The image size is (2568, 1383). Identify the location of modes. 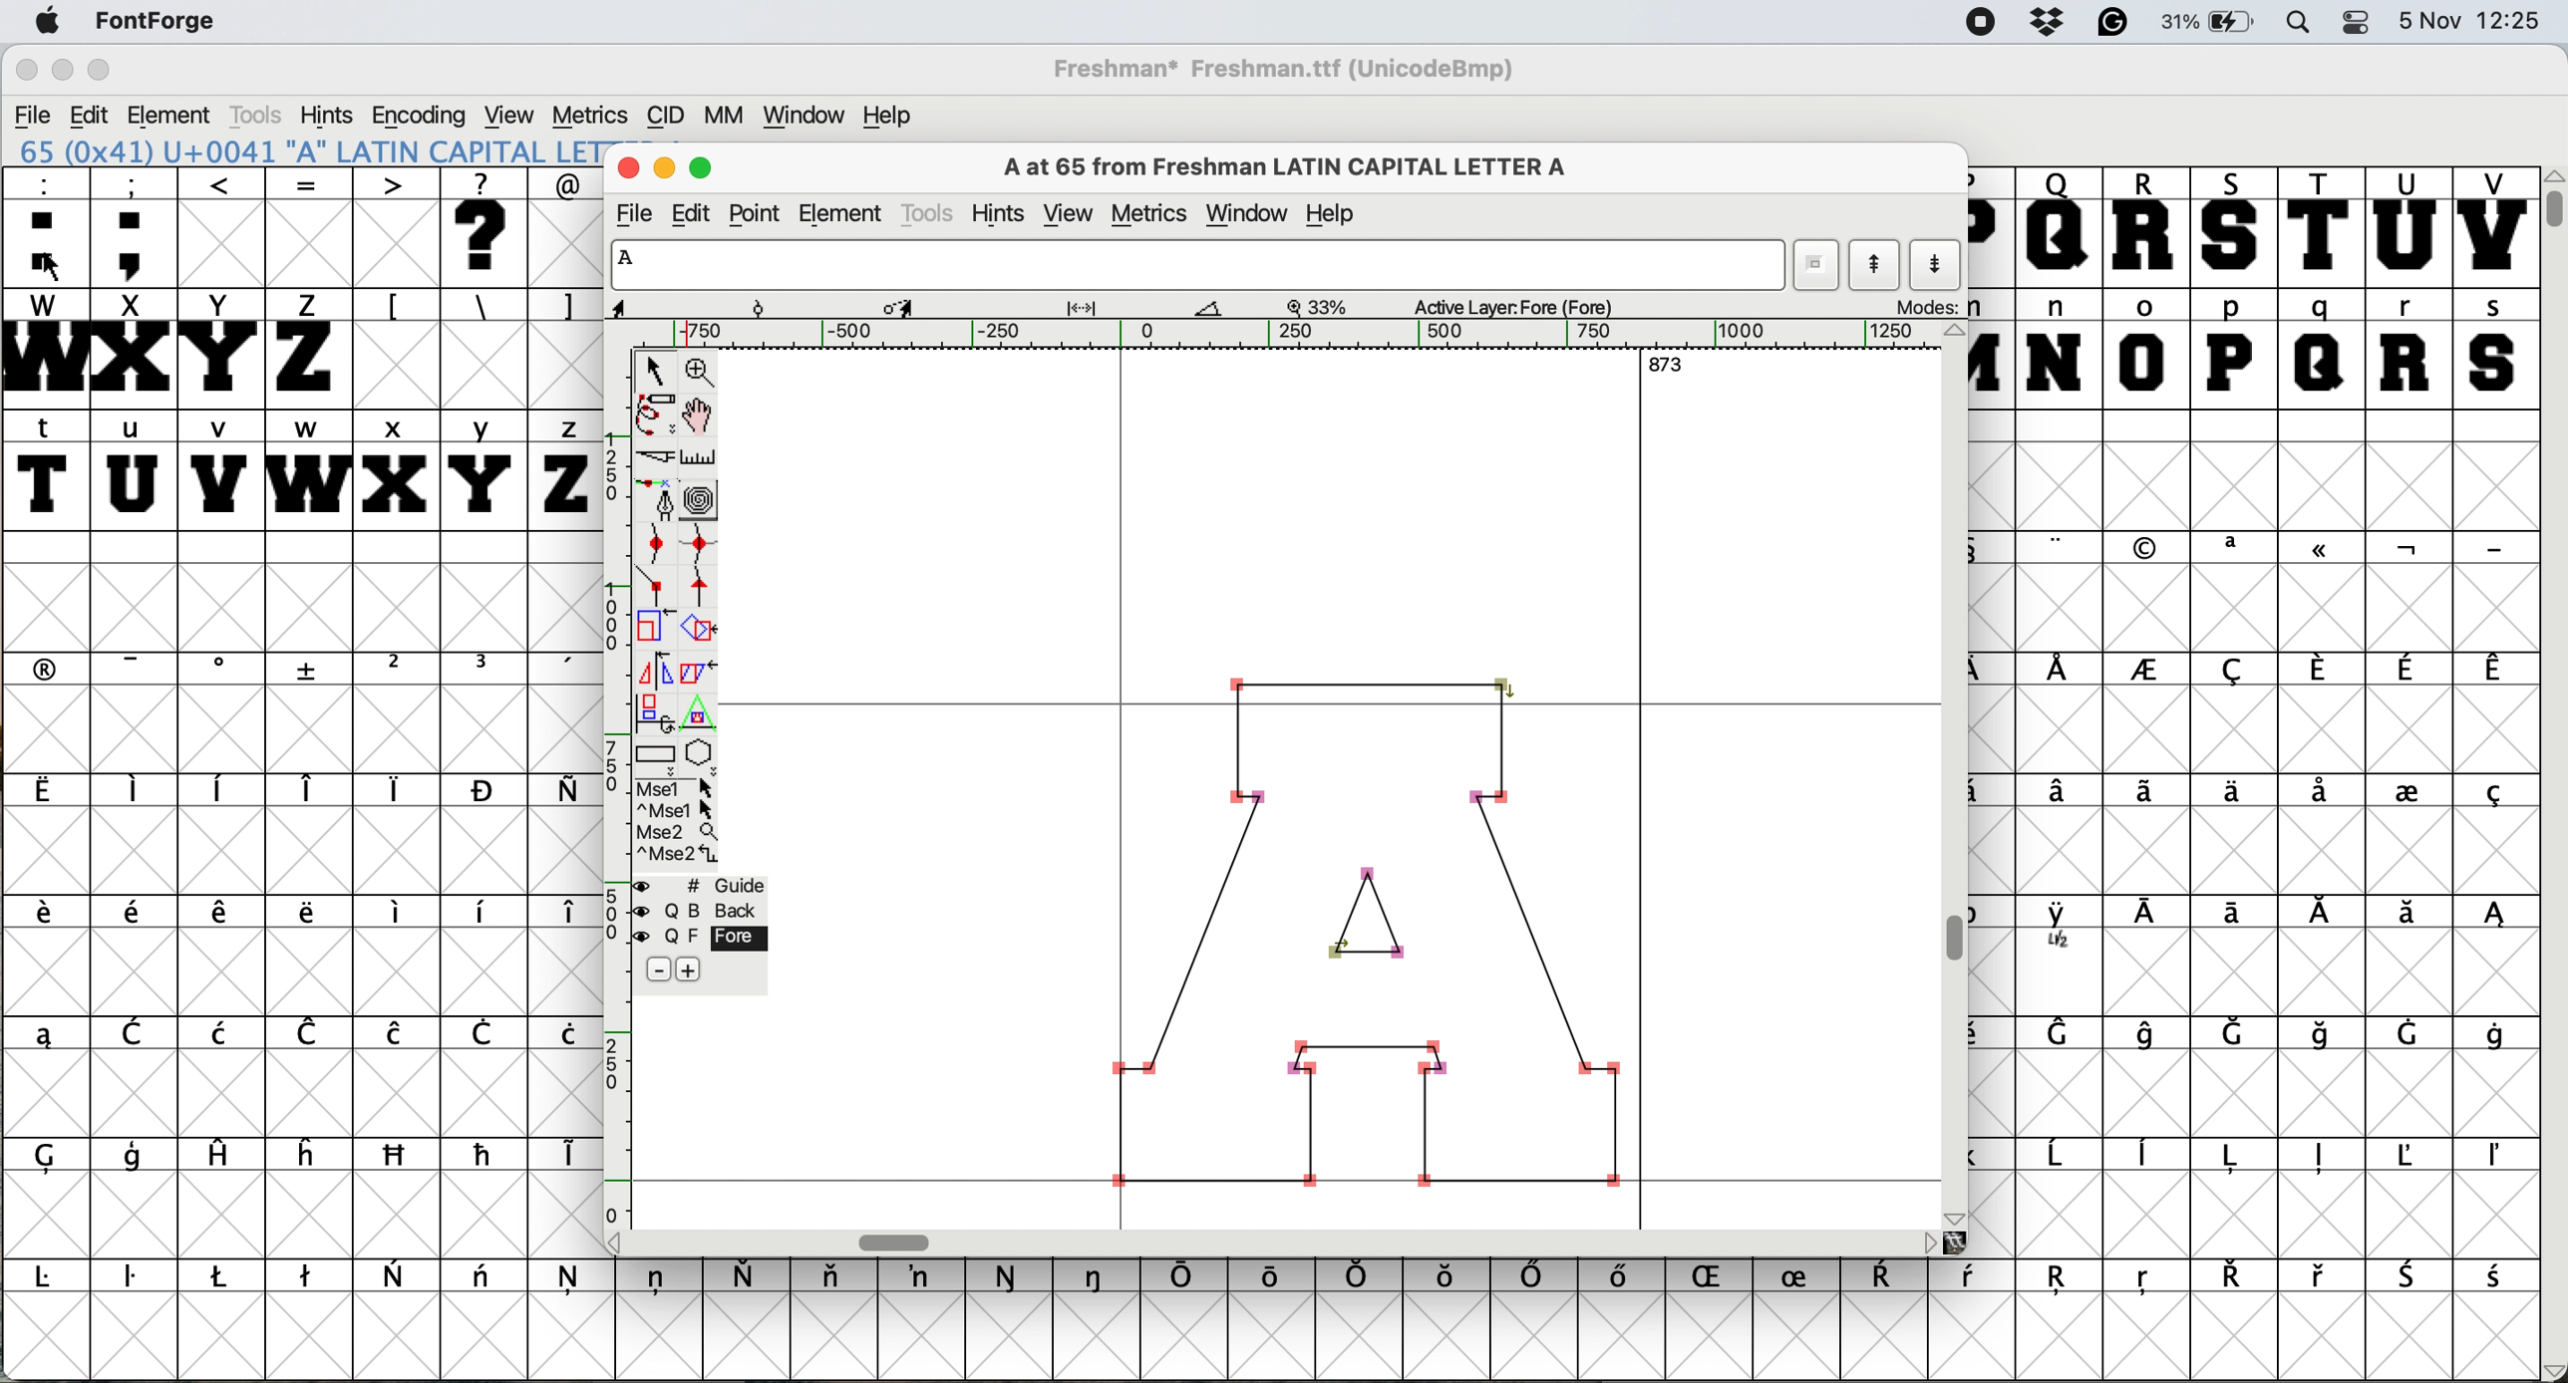
(1917, 307).